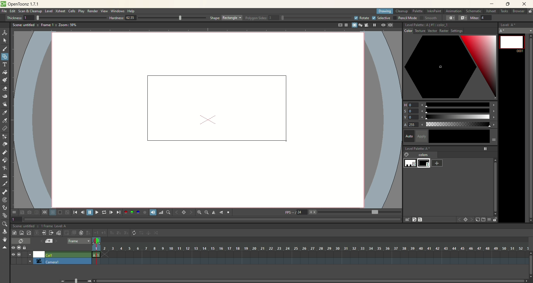 Image resolution: width=533 pixels, height=283 pixels. I want to click on reframe on 3's, so click(126, 233).